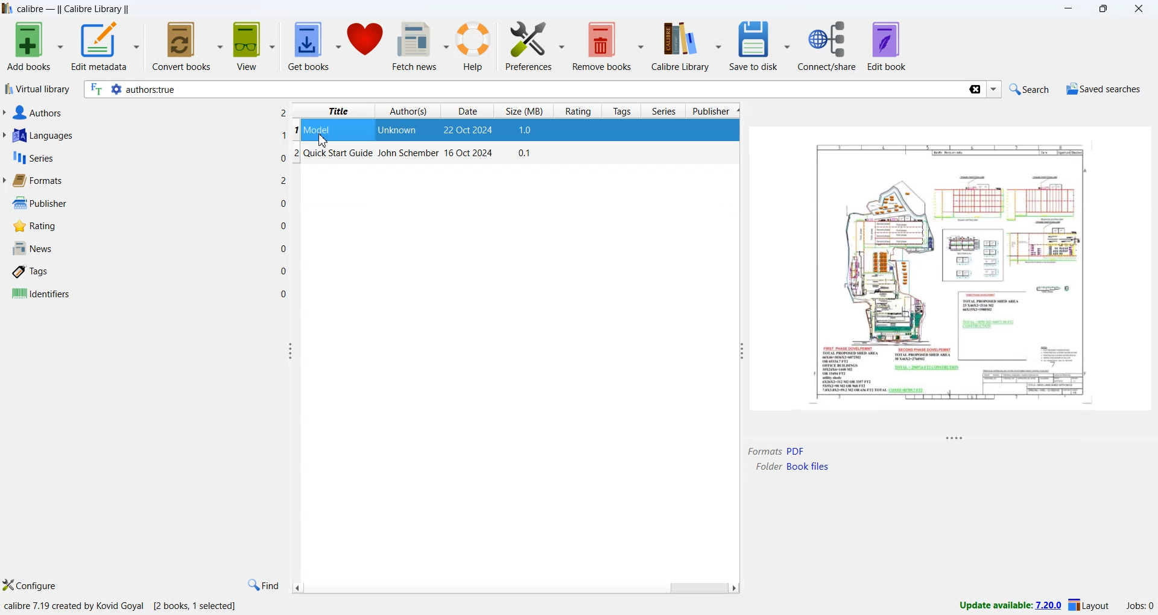  What do you see at coordinates (338, 111) in the screenshot?
I see `title` at bounding box center [338, 111].